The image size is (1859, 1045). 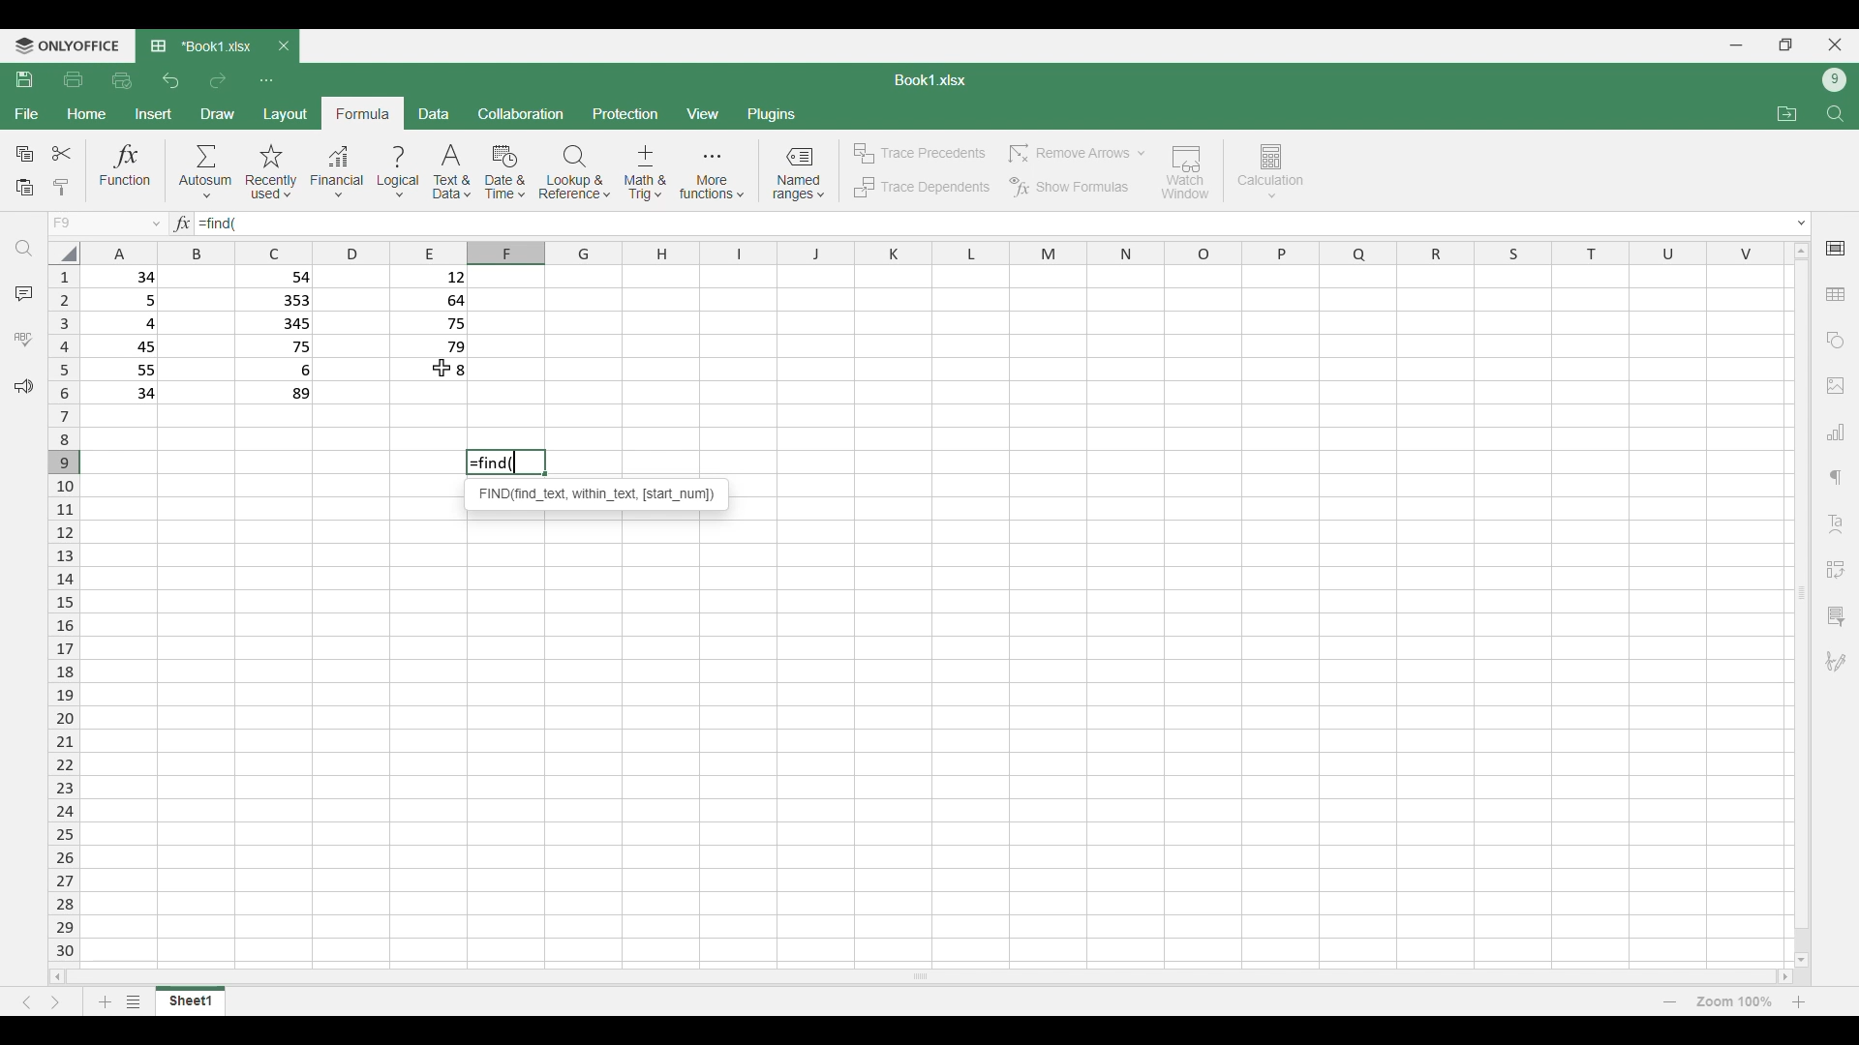 I want to click on Home menu, so click(x=86, y=114).